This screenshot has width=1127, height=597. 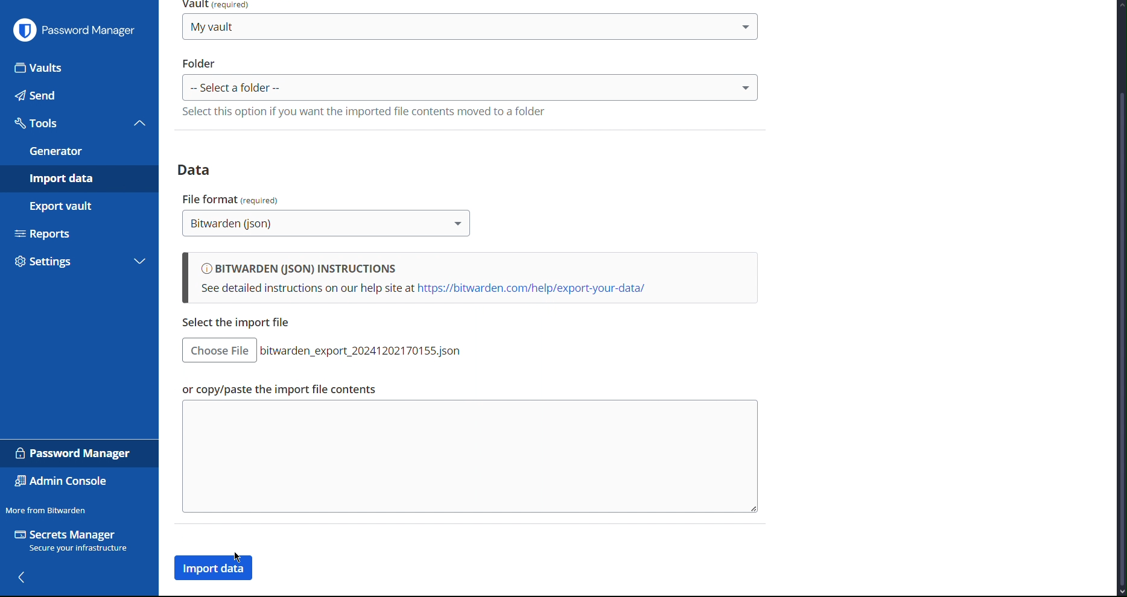 I want to click on file format, so click(x=232, y=198).